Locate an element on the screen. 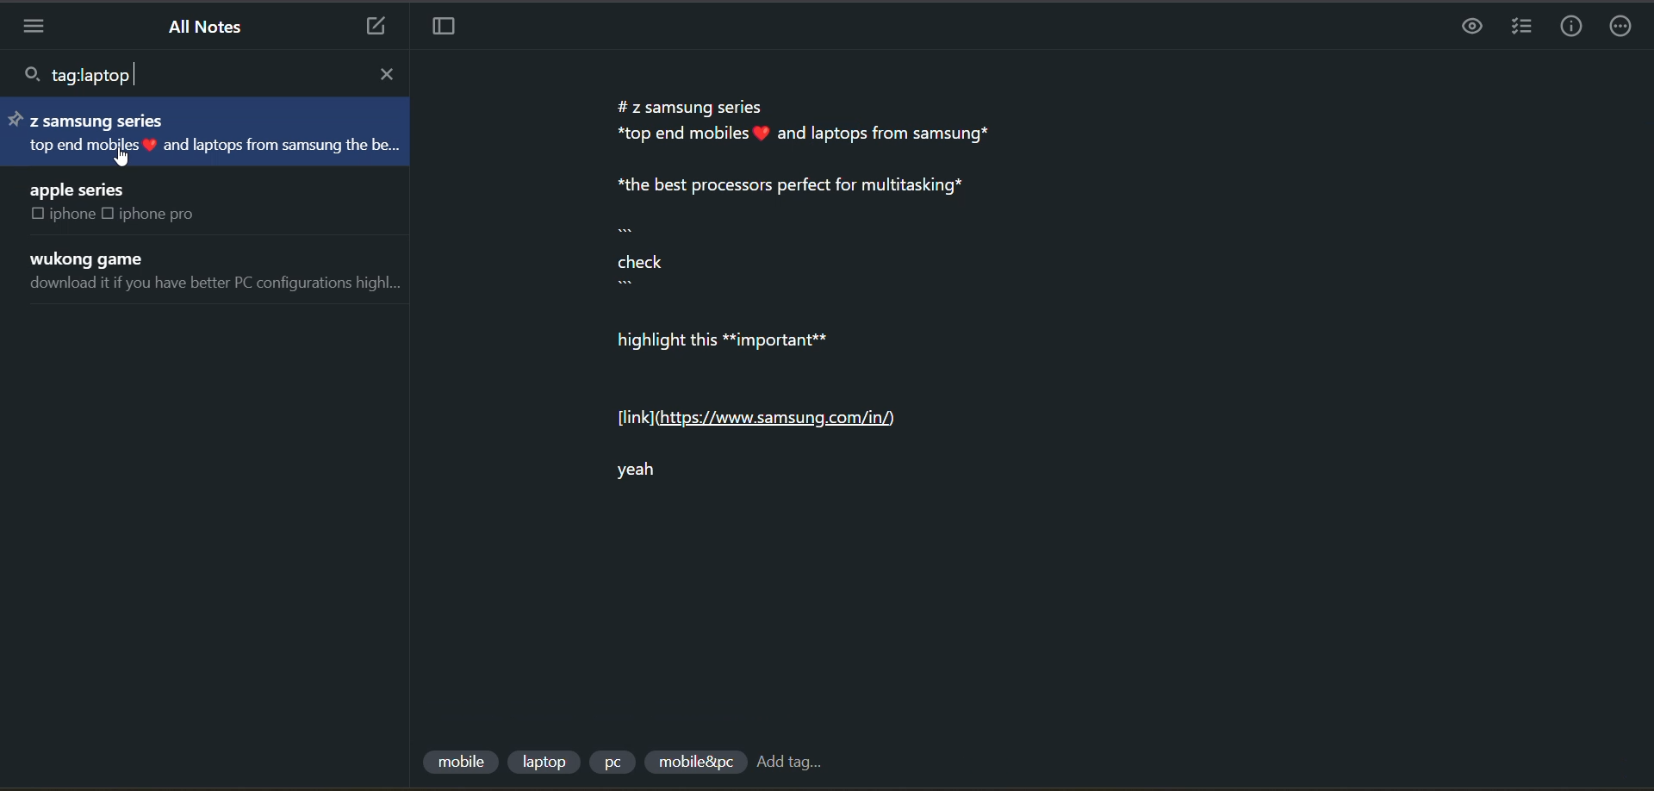  mobile is located at coordinates (458, 757).